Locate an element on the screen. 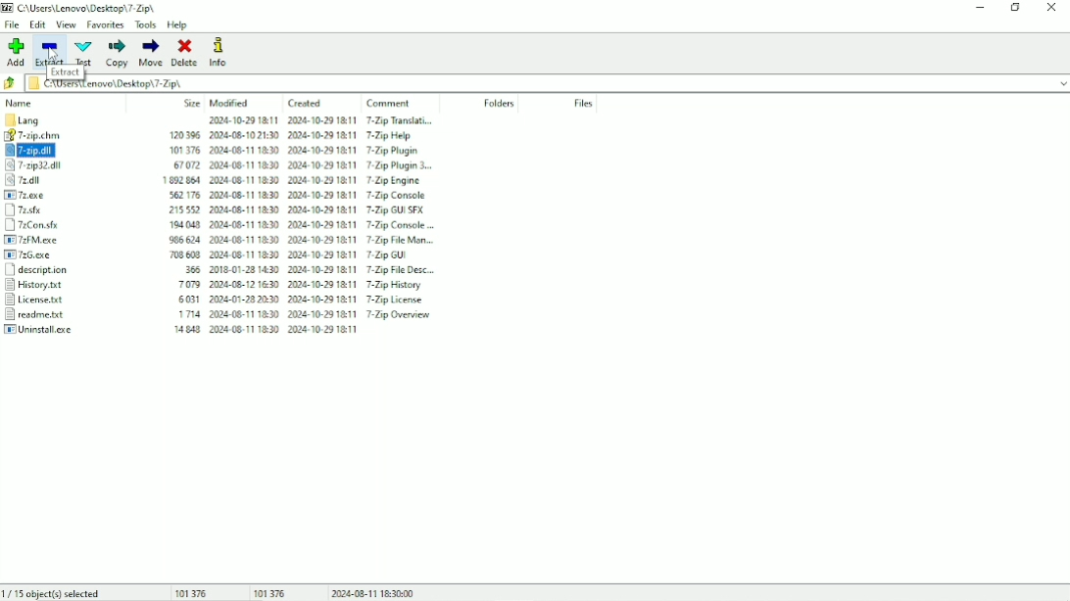 This screenshot has width=1070, height=601. Copy is located at coordinates (117, 53).